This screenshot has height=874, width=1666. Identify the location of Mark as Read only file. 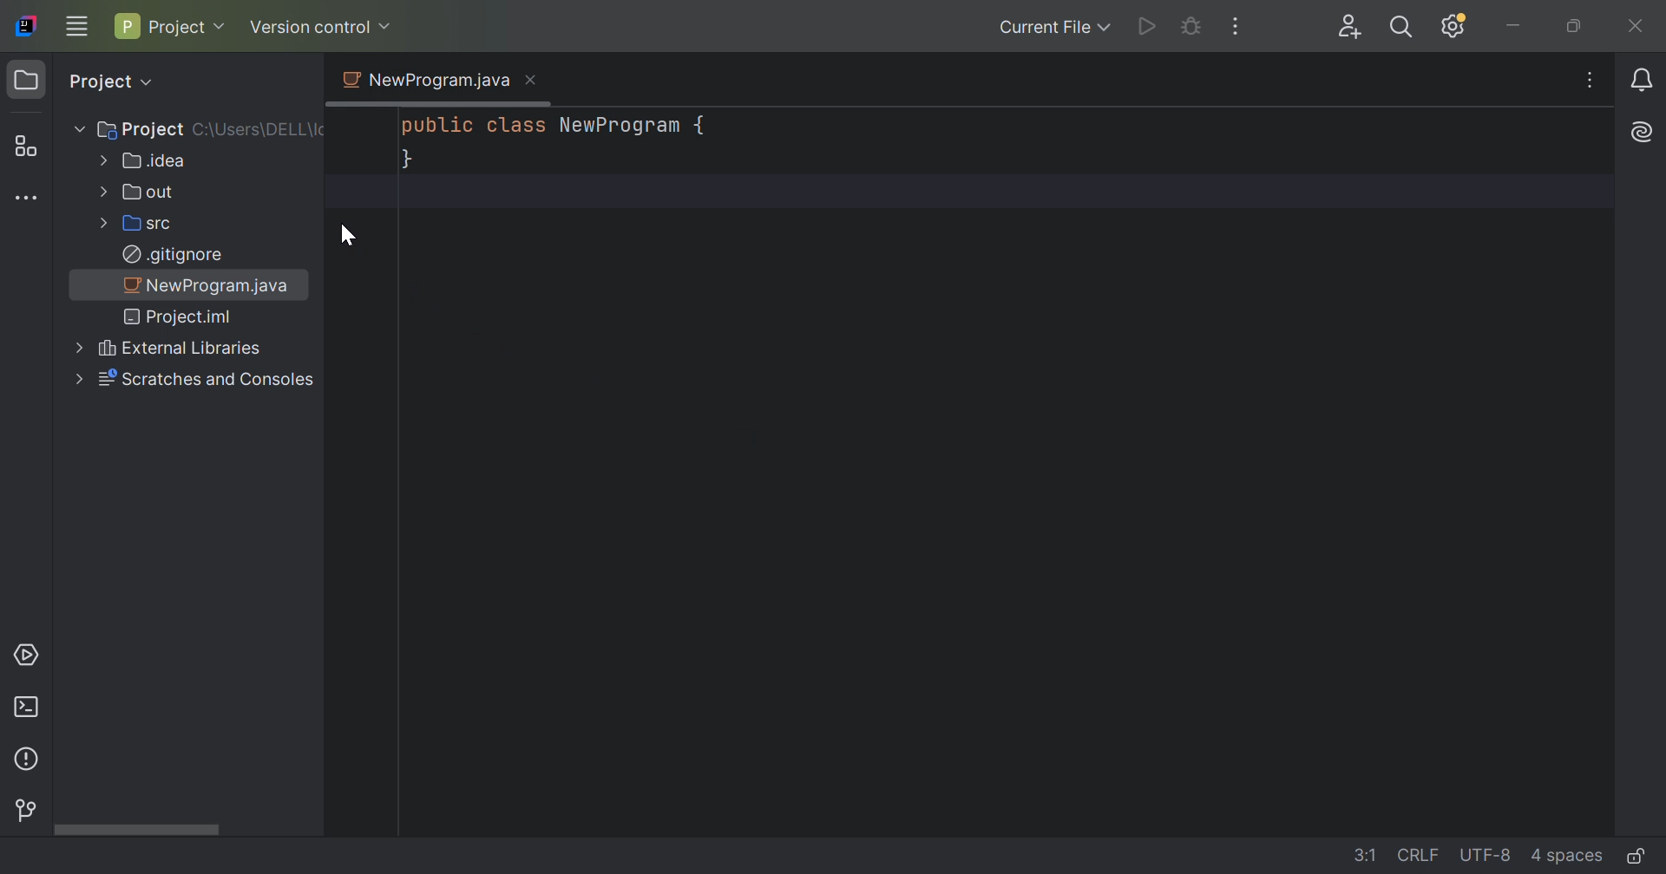
(1637, 853).